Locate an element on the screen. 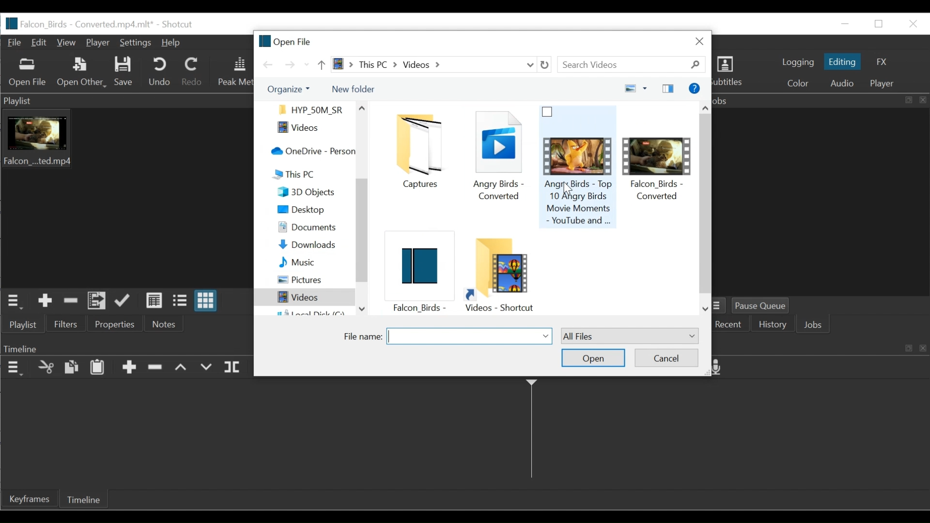 This screenshot has height=523, width=930. Jobs Menu is located at coordinates (721, 306).